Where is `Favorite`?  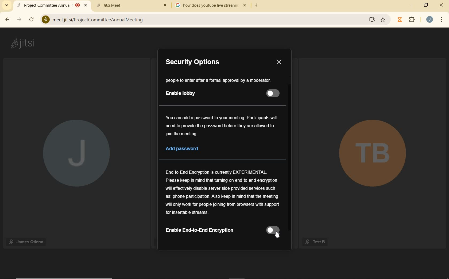 Favorite is located at coordinates (383, 18).